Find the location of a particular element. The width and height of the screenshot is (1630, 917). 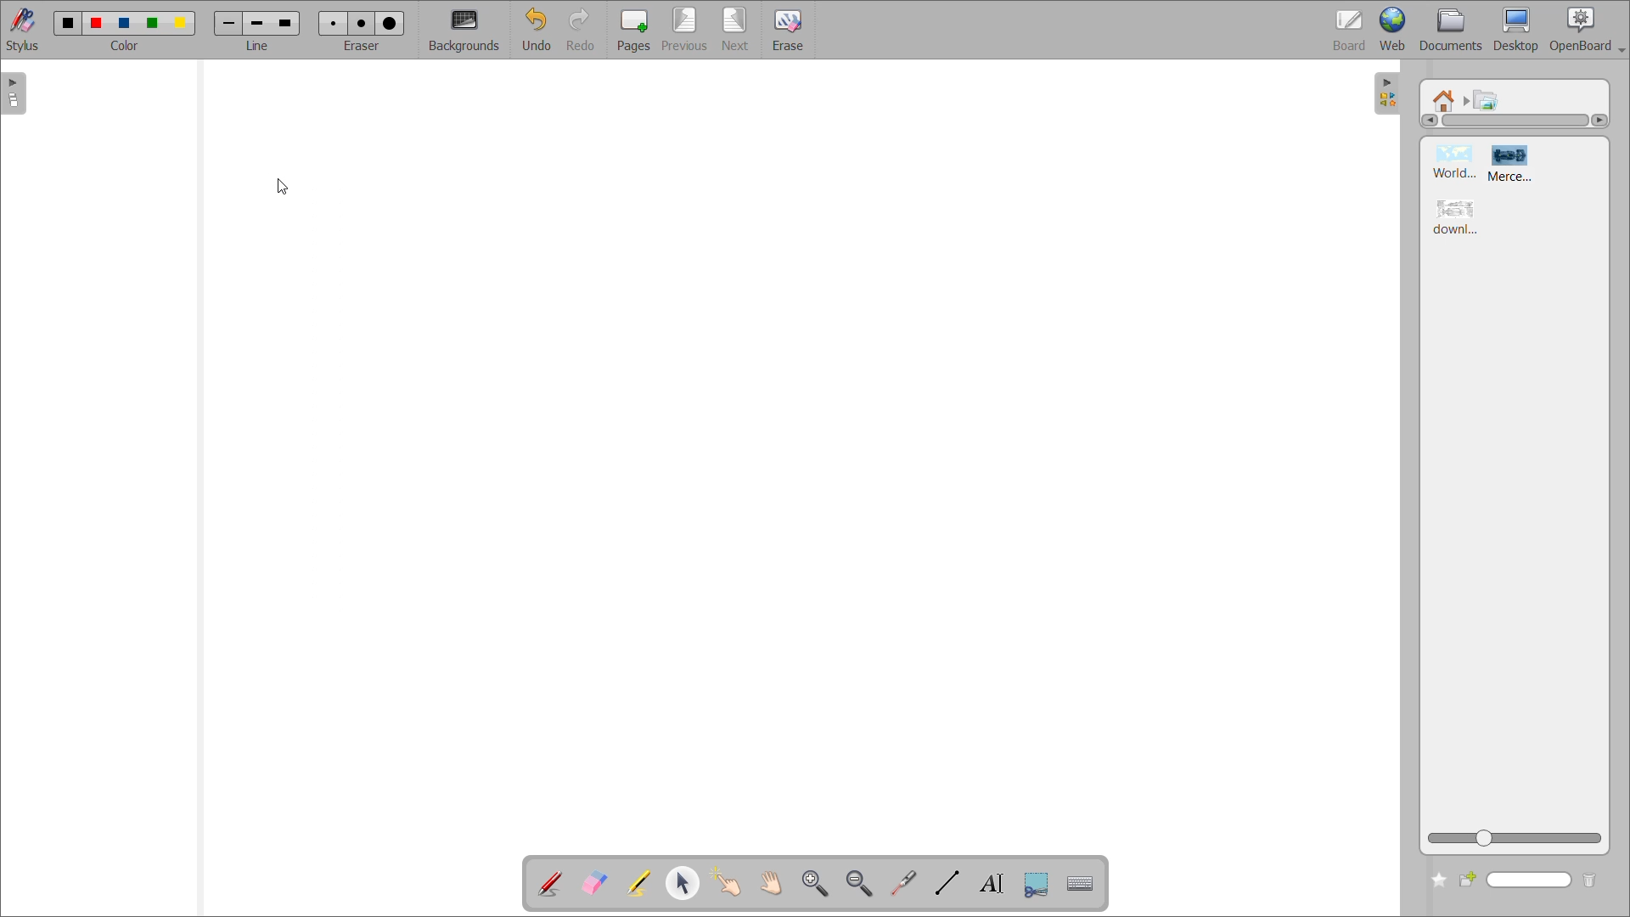

eraser is located at coordinates (362, 50).